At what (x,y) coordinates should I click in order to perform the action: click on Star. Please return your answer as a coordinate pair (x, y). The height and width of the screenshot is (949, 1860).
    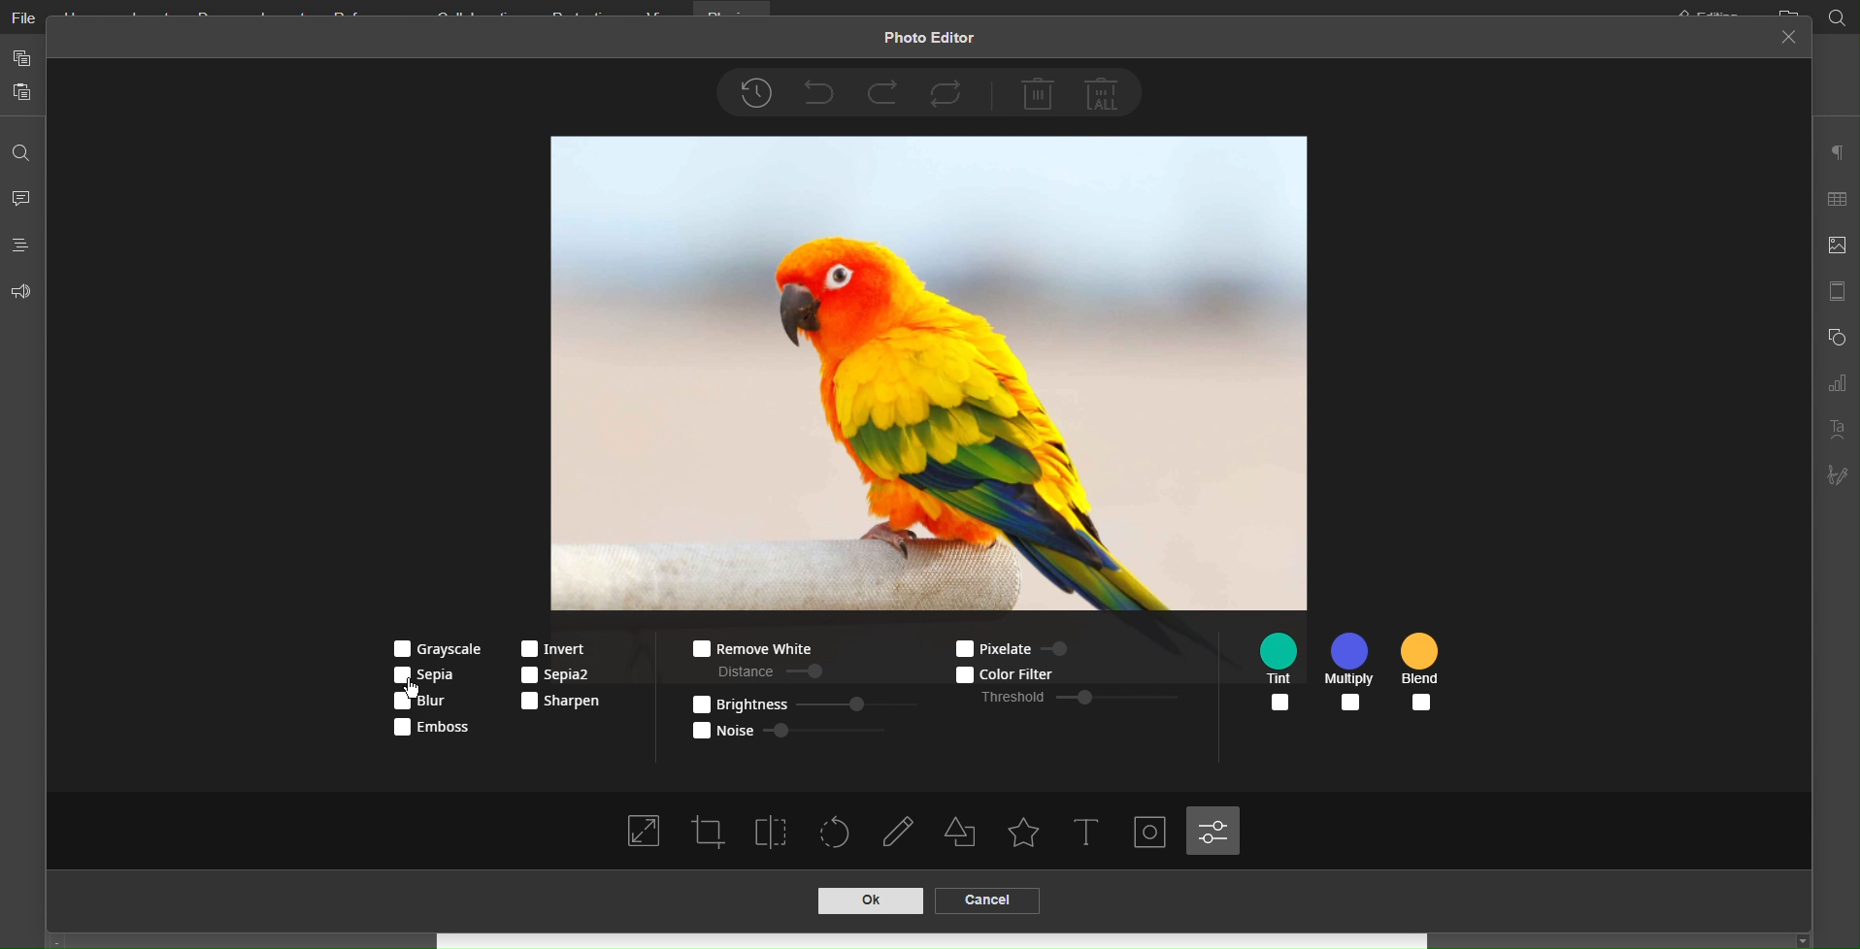
    Looking at the image, I should click on (1023, 834).